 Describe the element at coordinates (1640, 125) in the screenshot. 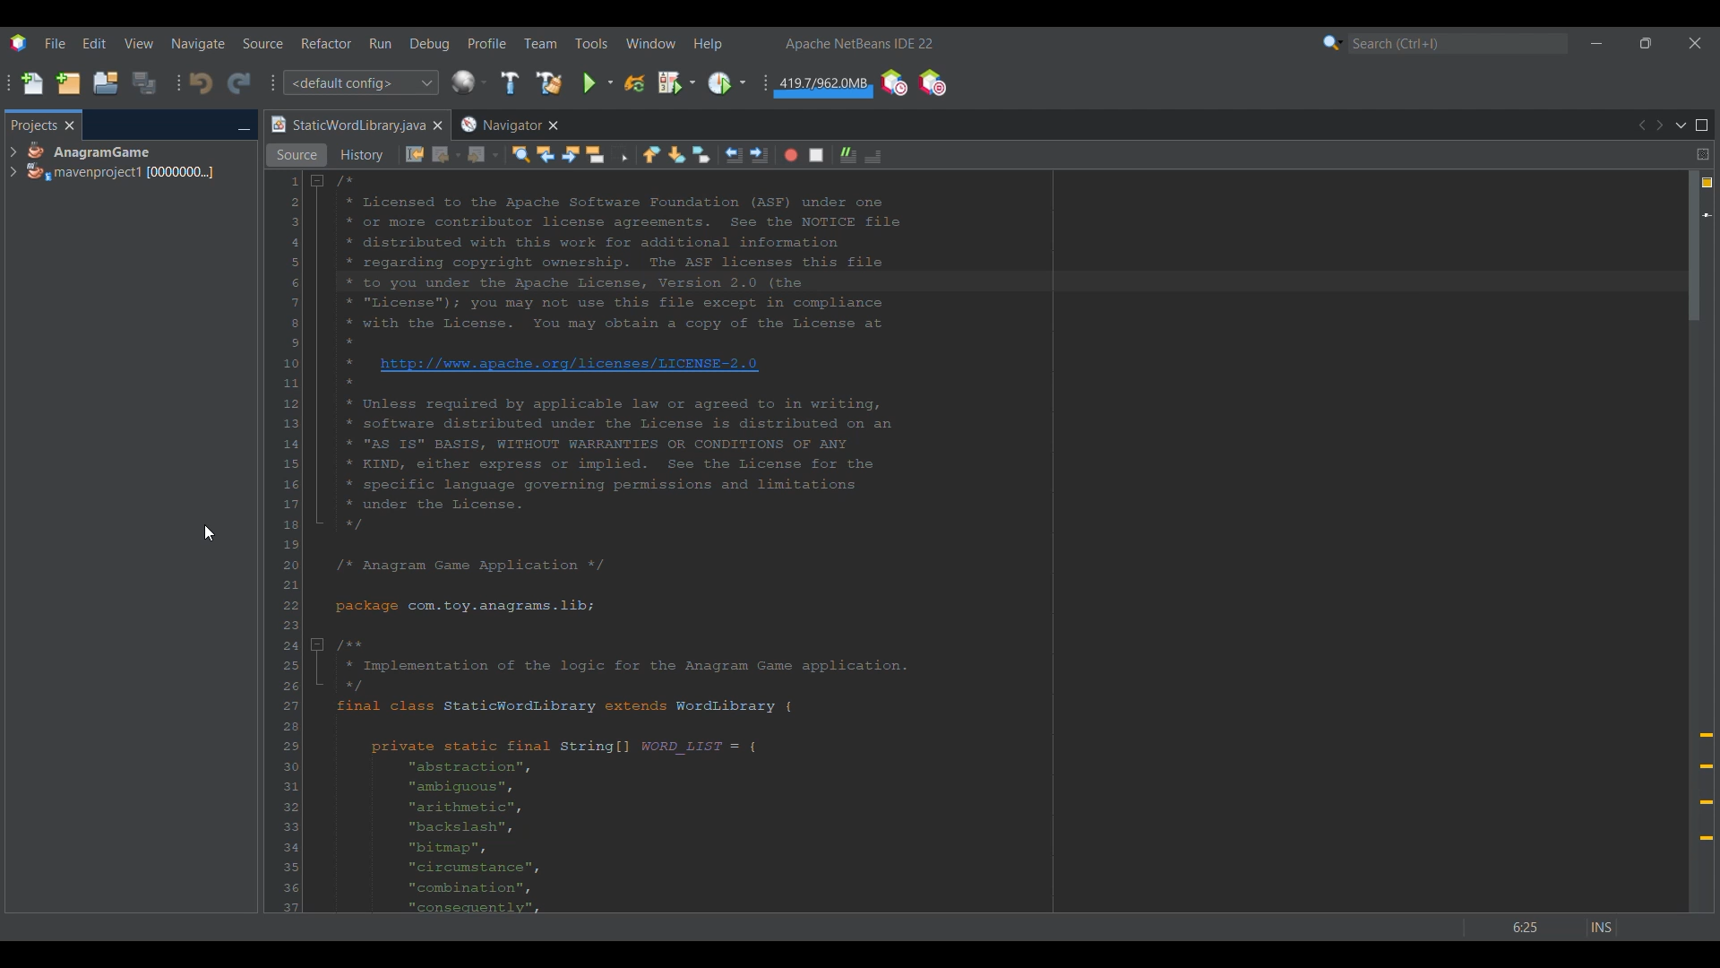

I see `Previous` at that location.